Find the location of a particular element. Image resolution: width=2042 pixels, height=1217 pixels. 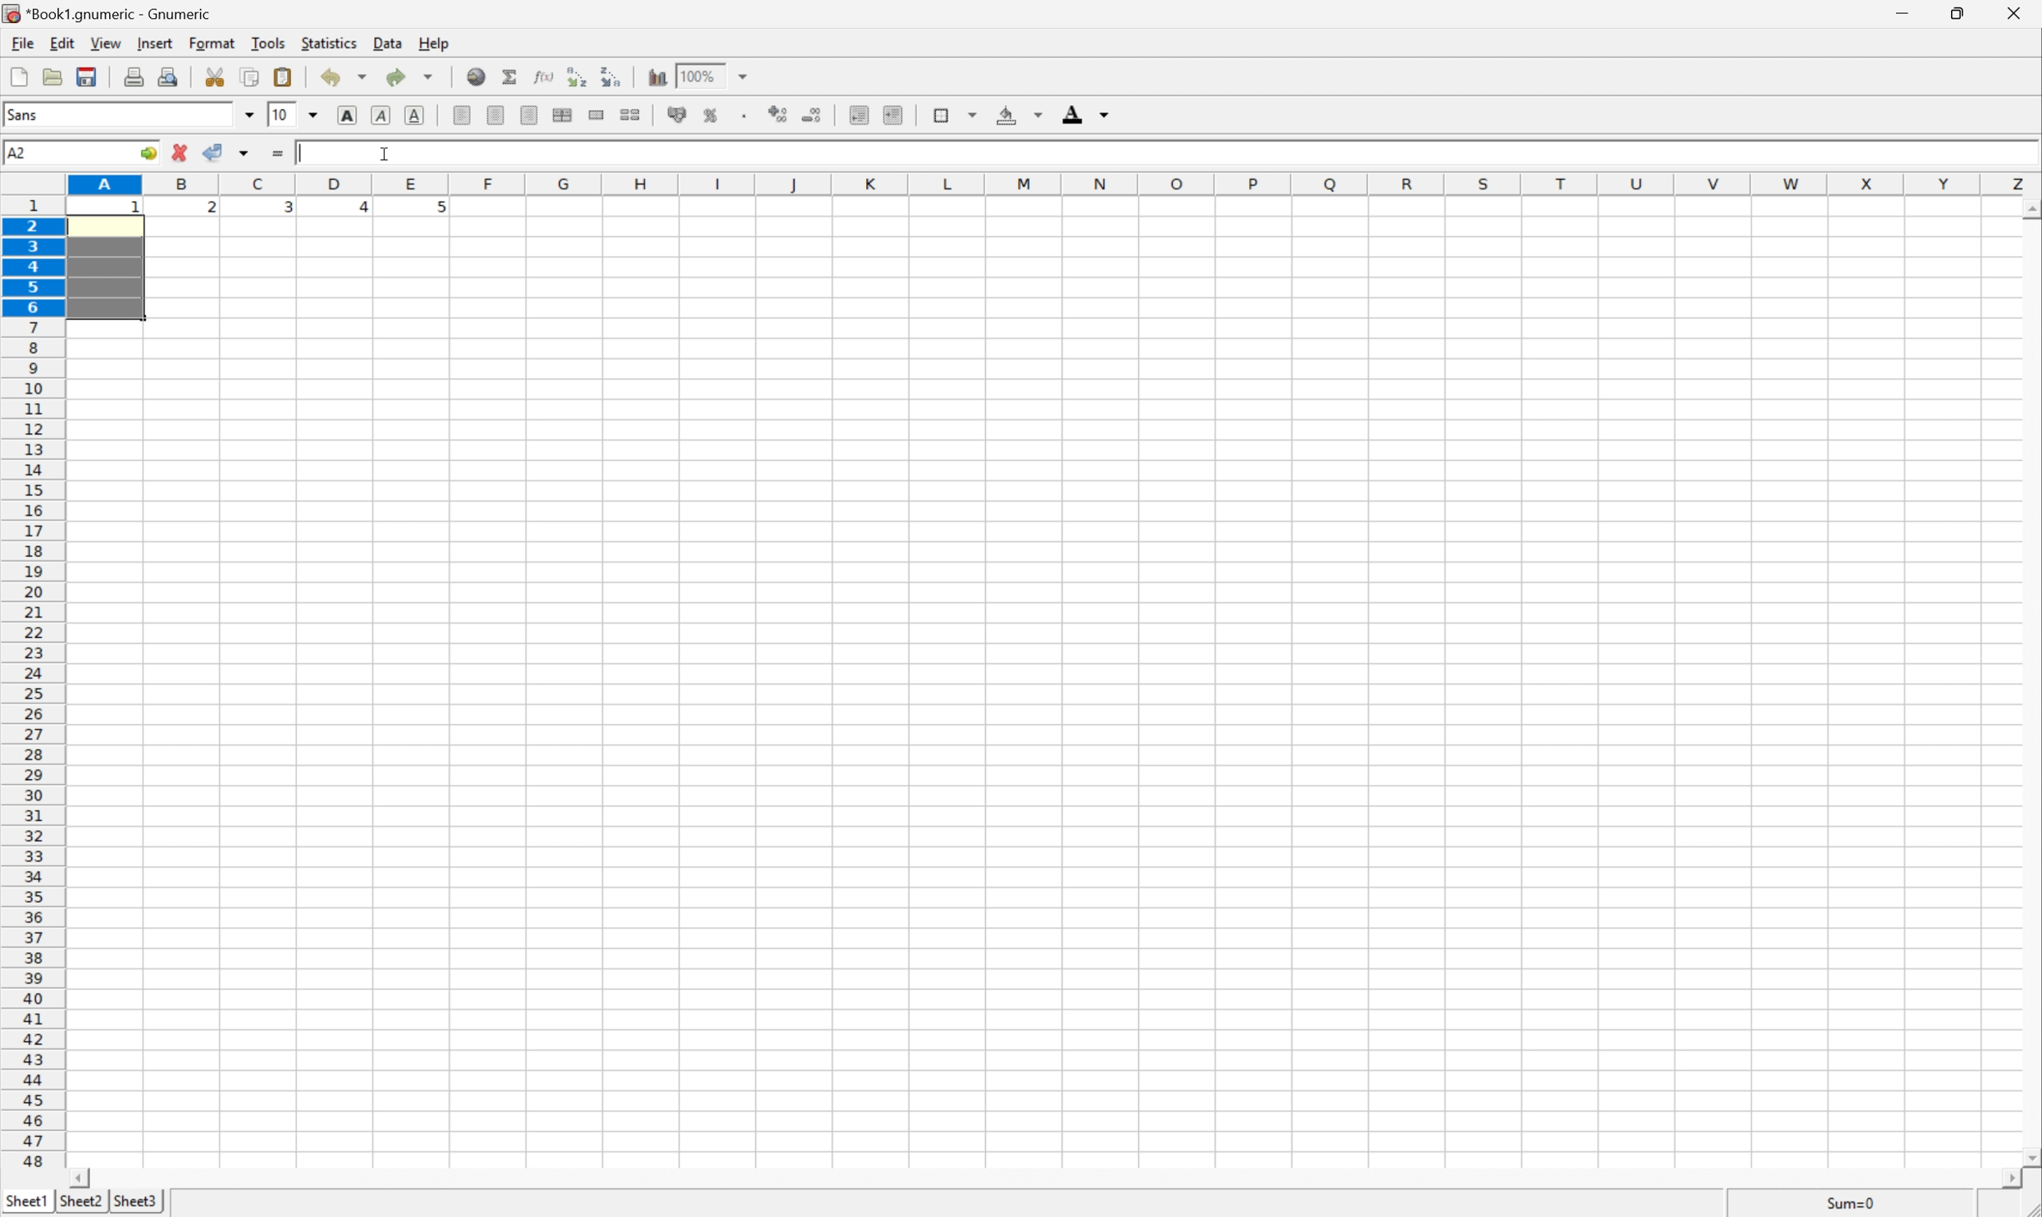

file is located at coordinates (16, 42).